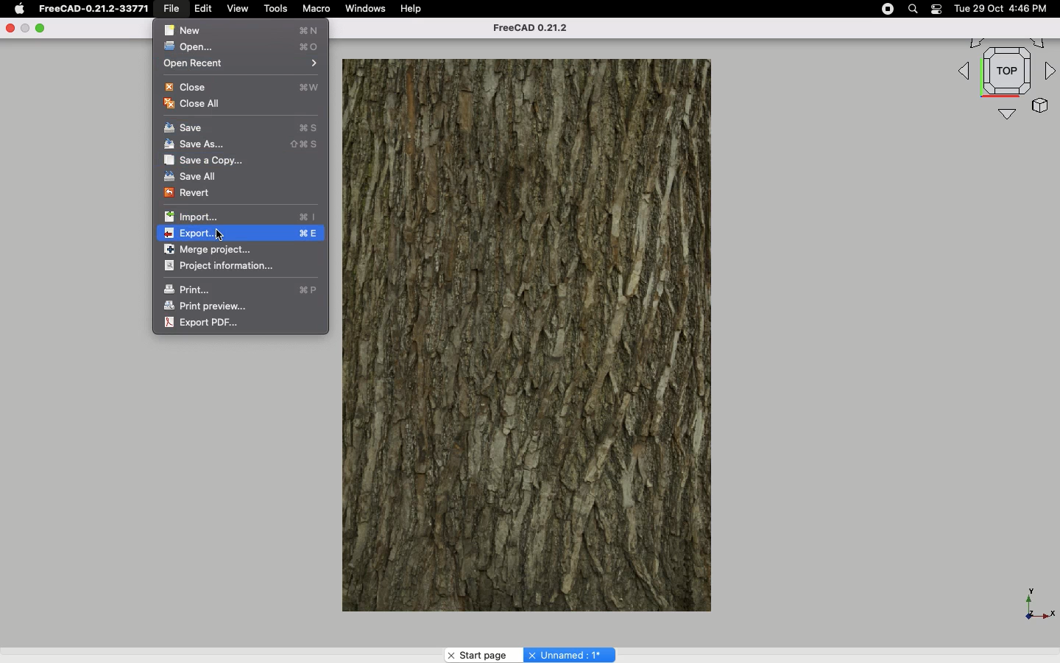 This screenshot has width=1060, height=663. Describe the element at coordinates (205, 9) in the screenshot. I see `Edit` at that location.